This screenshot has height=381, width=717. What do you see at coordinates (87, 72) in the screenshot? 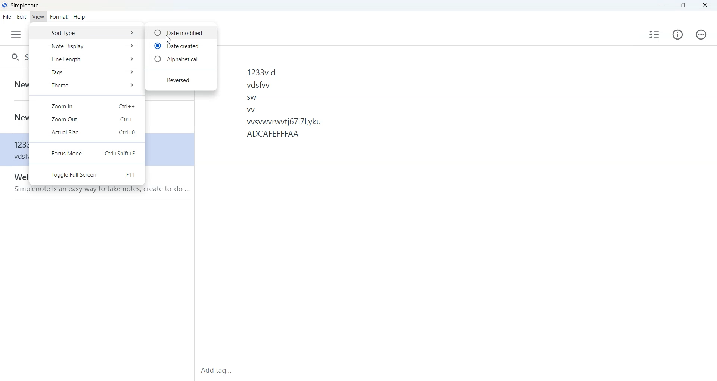
I see `Tags` at bounding box center [87, 72].